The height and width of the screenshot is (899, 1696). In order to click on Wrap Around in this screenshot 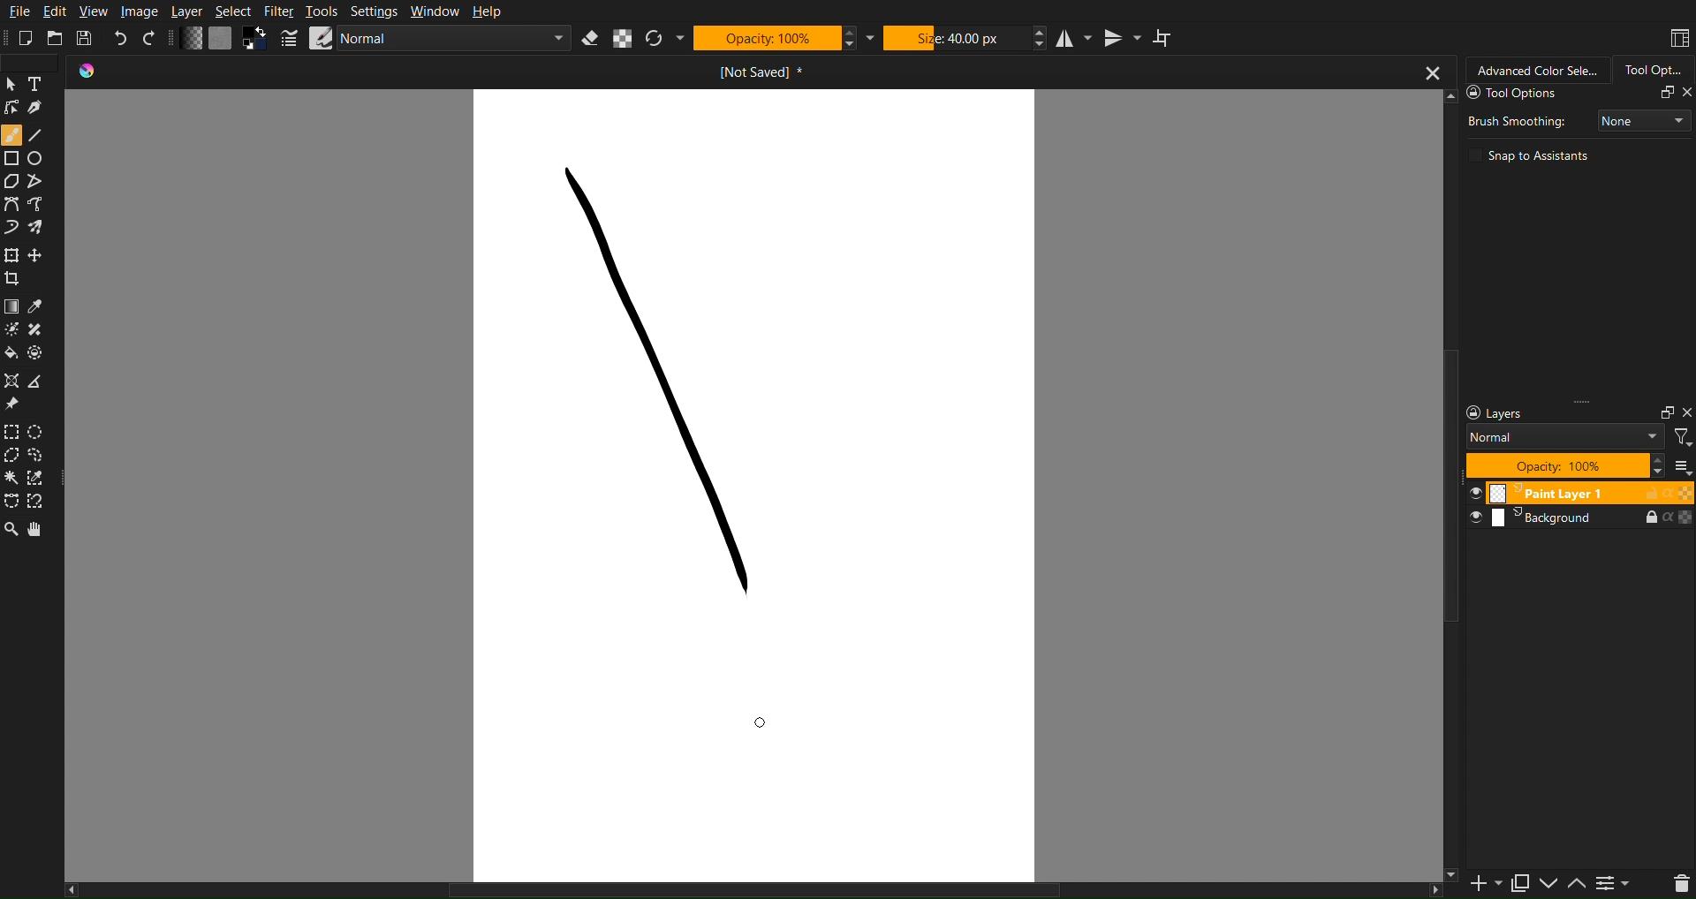, I will do `click(1163, 38)`.